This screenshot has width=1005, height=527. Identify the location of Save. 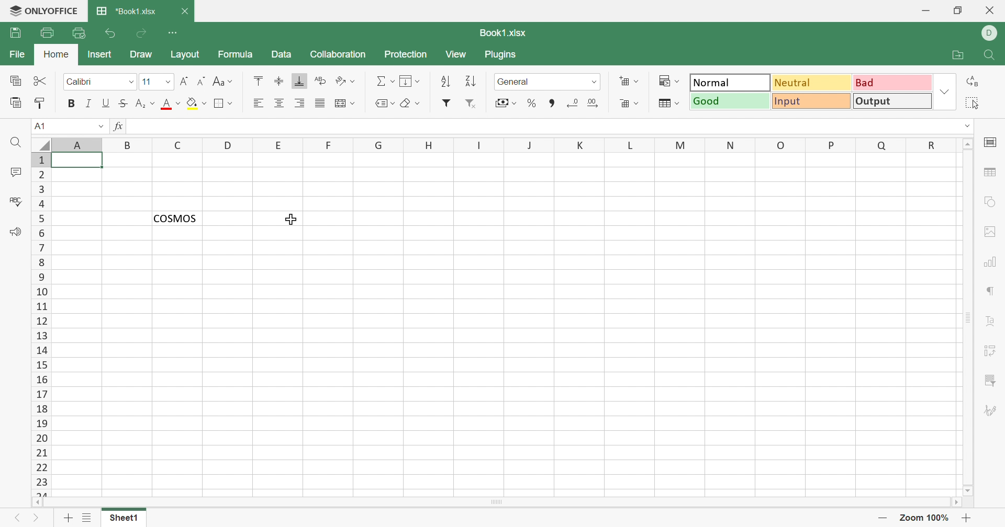
(15, 33).